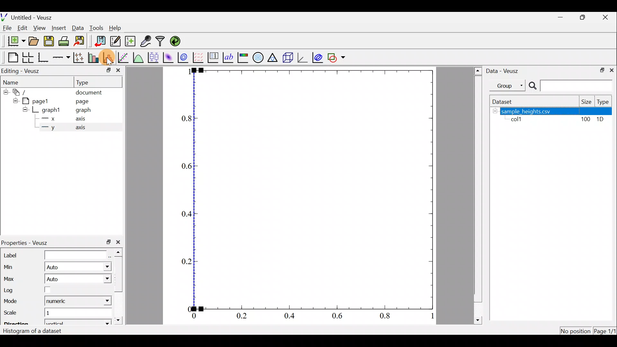 This screenshot has height=347, width=617. Describe the element at coordinates (96, 28) in the screenshot. I see `Tools` at that location.